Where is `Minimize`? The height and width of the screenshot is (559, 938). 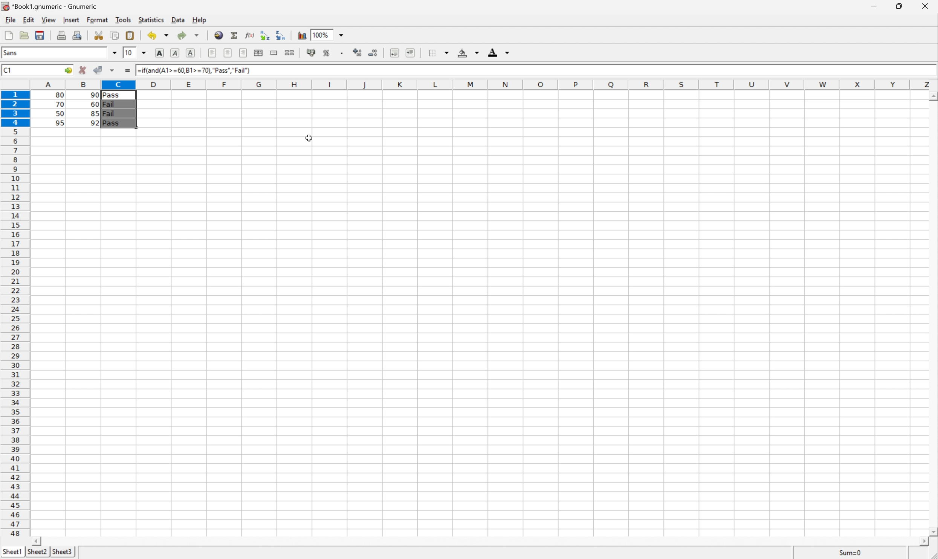 Minimize is located at coordinates (874, 5).